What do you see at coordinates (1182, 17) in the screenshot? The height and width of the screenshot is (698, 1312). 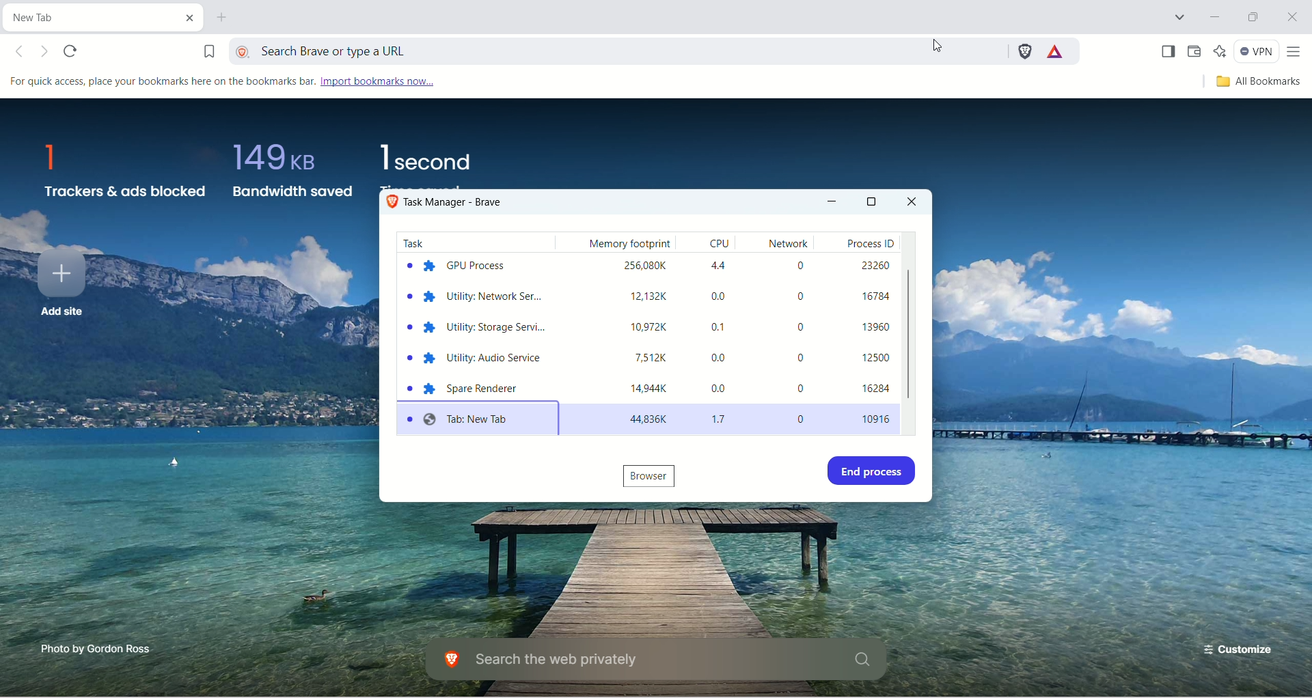 I see `search tab` at bounding box center [1182, 17].